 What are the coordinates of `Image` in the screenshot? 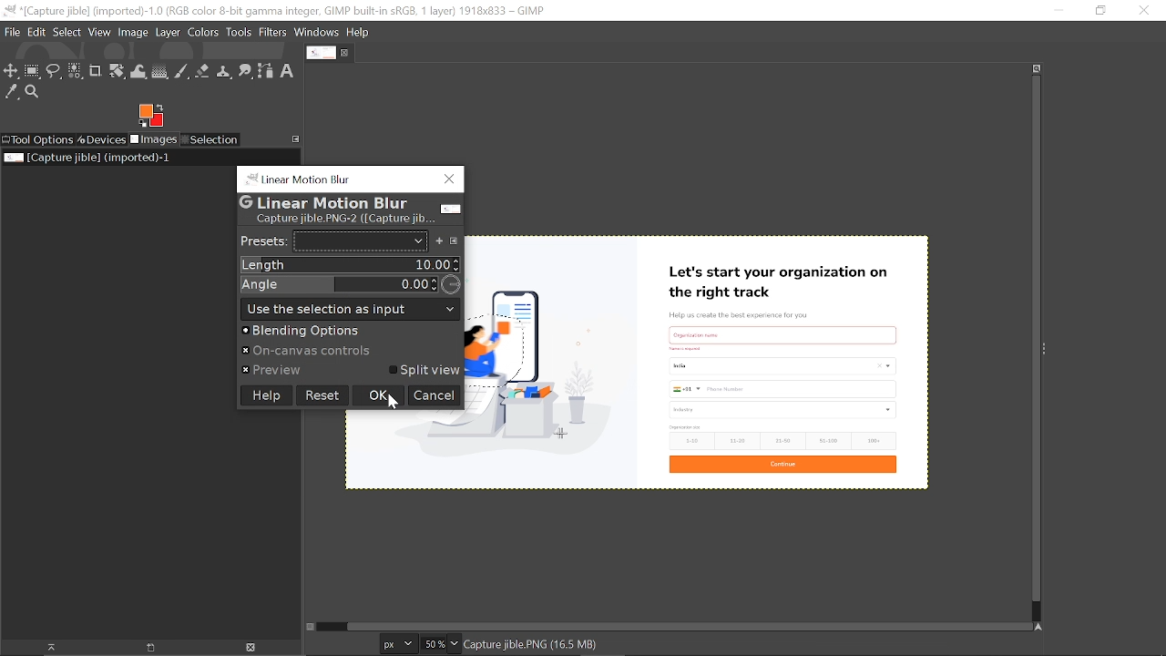 It's located at (133, 31).